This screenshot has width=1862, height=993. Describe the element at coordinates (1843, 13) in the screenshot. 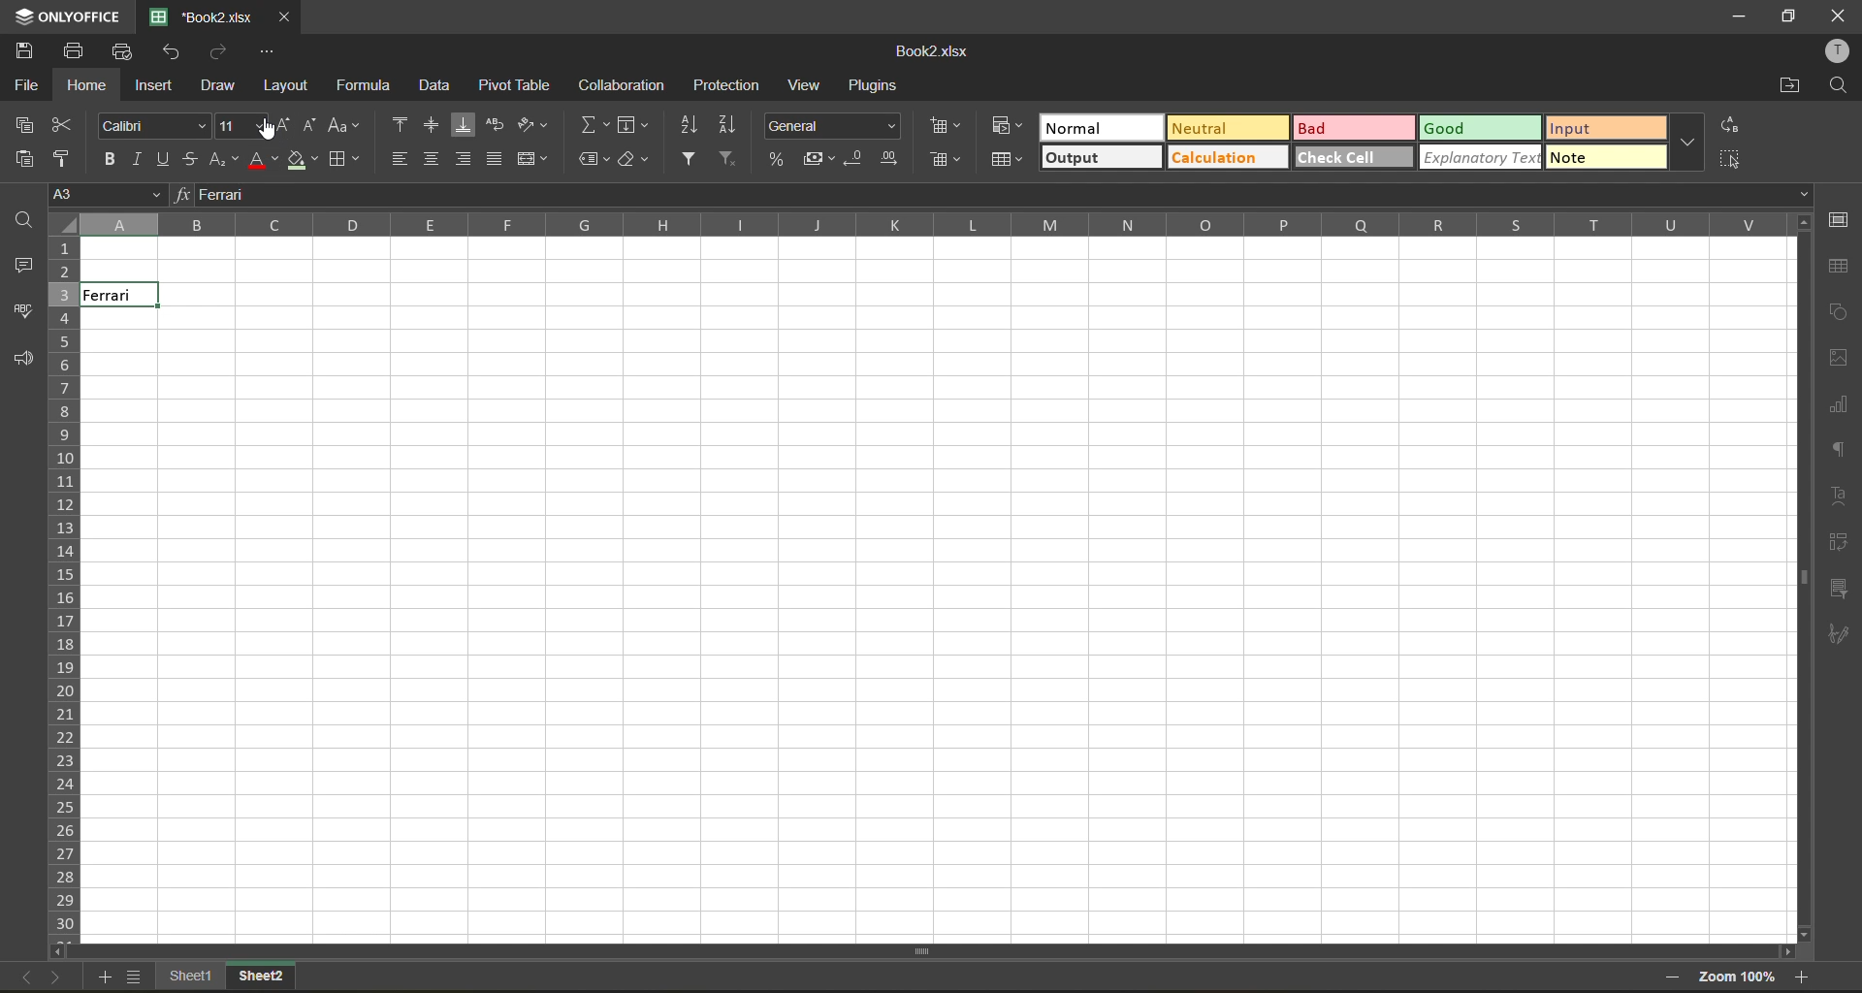

I see `close` at that location.